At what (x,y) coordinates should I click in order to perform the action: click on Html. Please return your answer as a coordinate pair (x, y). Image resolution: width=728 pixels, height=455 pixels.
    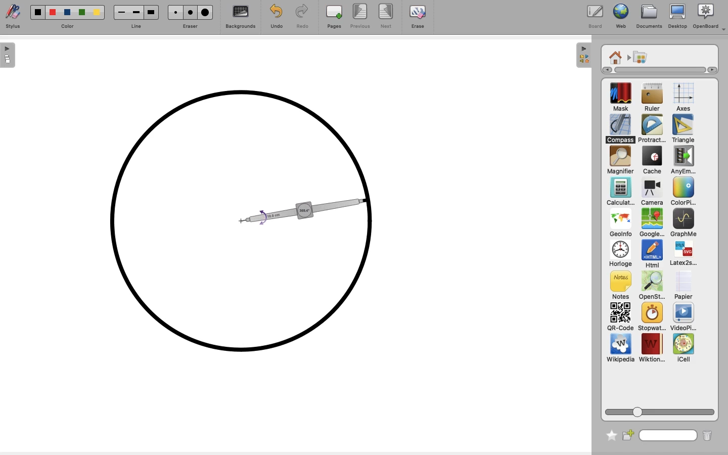
    Looking at the image, I should click on (651, 255).